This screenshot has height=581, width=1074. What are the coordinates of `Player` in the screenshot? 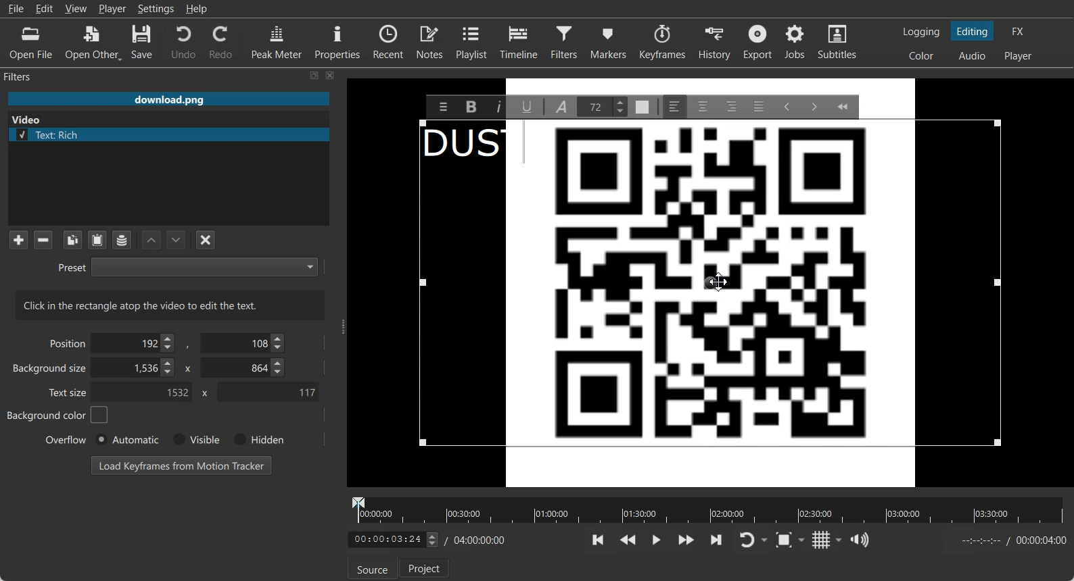 It's located at (113, 9).